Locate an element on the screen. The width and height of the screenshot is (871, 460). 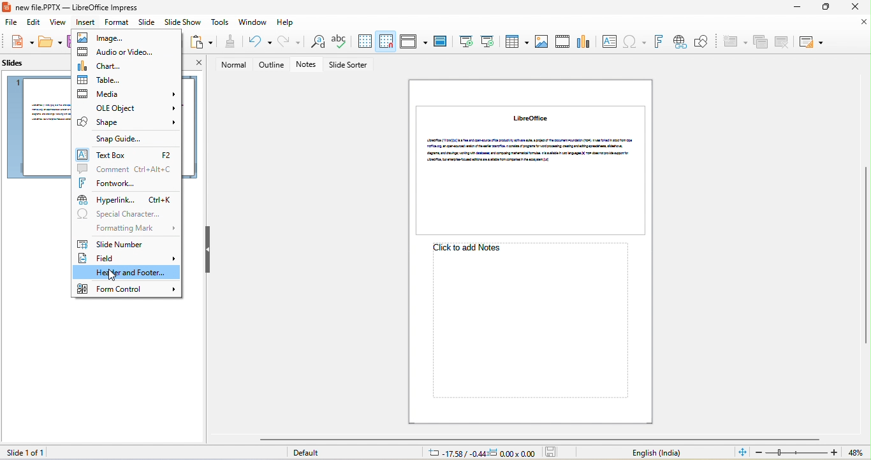
window is located at coordinates (253, 22).